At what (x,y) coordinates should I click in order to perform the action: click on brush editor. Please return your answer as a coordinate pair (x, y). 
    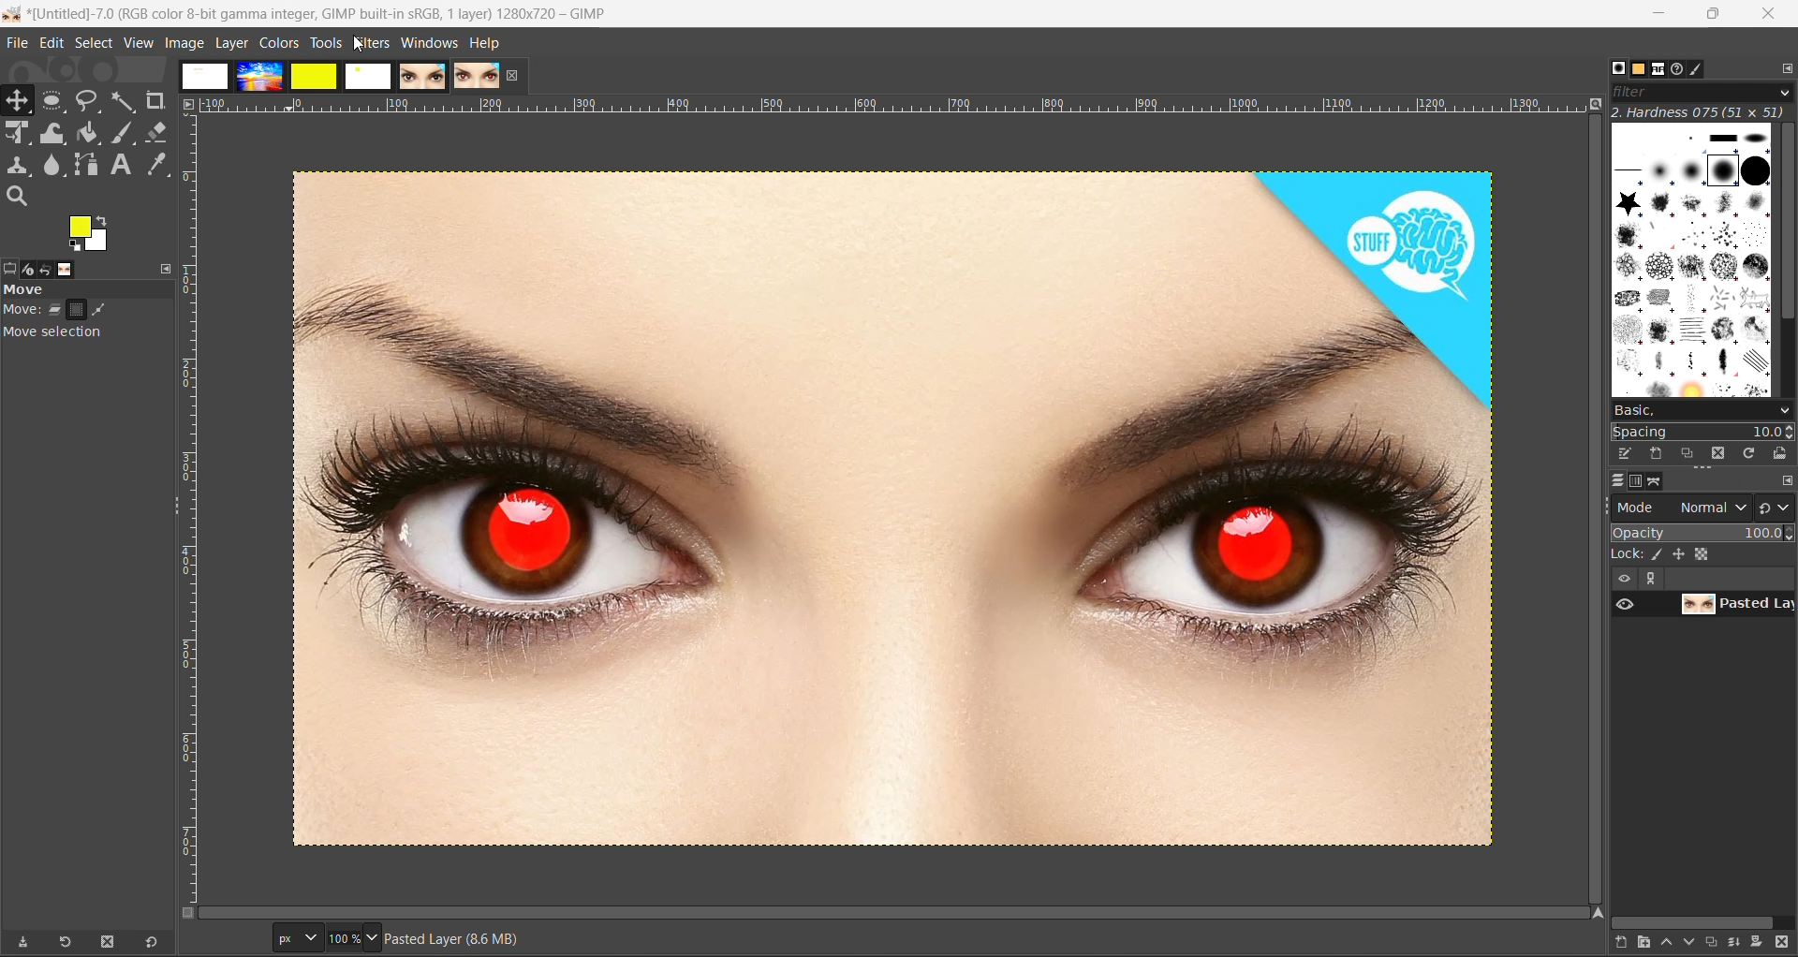
    Looking at the image, I should click on (1705, 70).